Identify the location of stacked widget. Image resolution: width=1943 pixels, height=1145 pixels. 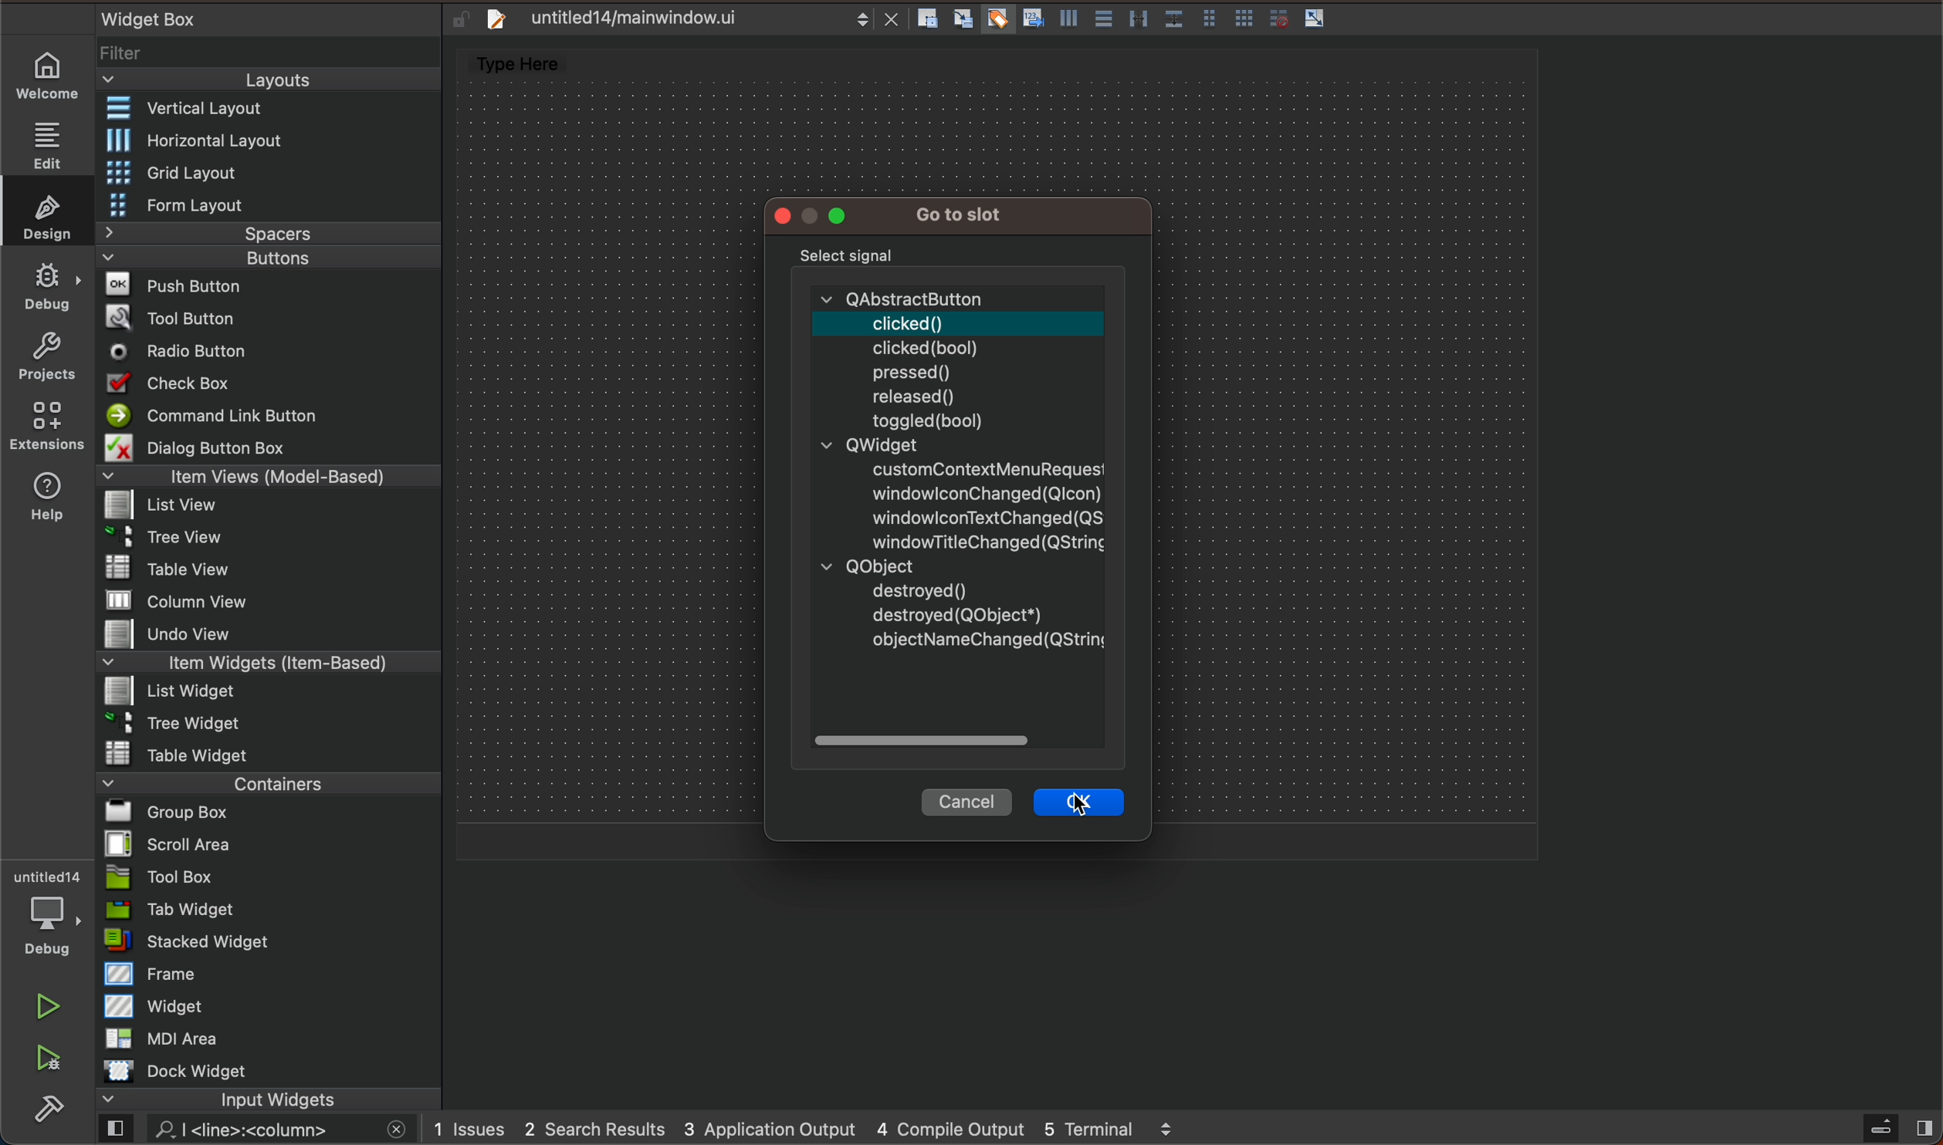
(272, 941).